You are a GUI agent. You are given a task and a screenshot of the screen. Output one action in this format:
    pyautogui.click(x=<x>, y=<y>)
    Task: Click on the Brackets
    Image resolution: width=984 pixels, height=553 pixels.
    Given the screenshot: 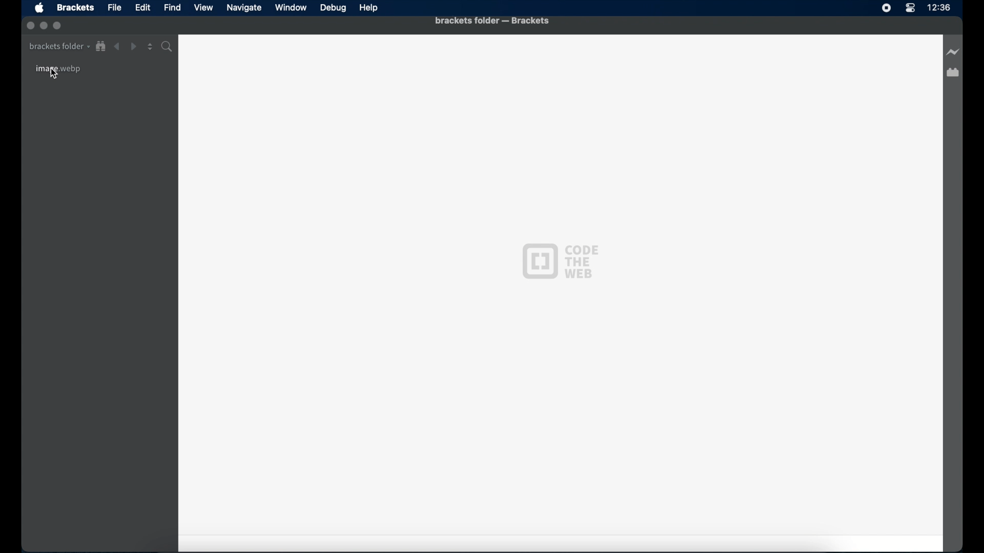 What is the action you would take?
    pyautogui.click(x=75, y=7)
    